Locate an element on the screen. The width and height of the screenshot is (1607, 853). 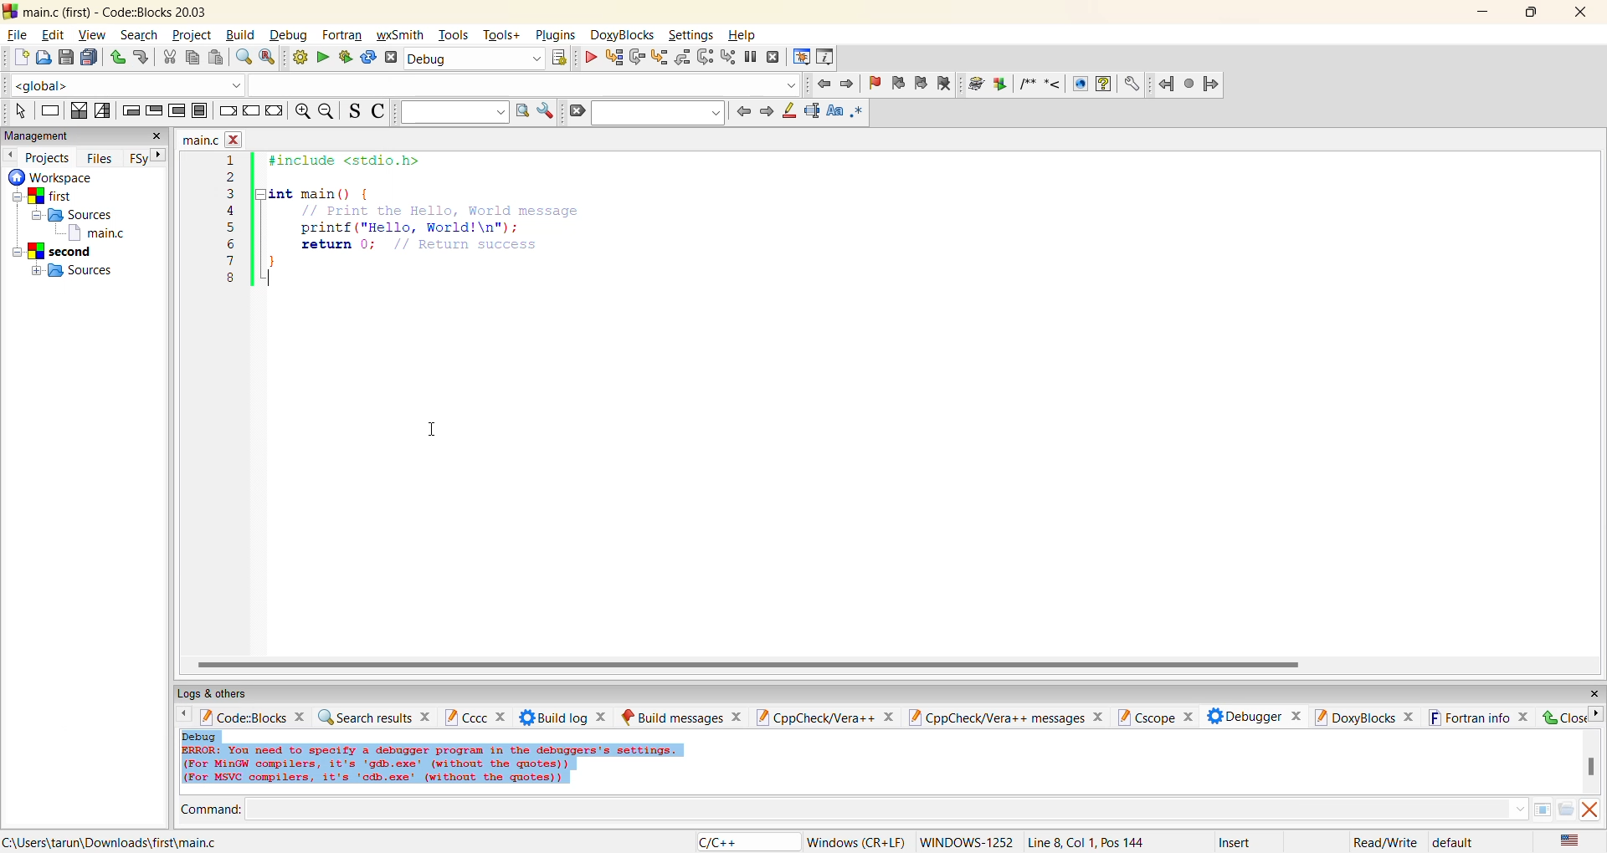
cccc is located at coordinates (475, 720).